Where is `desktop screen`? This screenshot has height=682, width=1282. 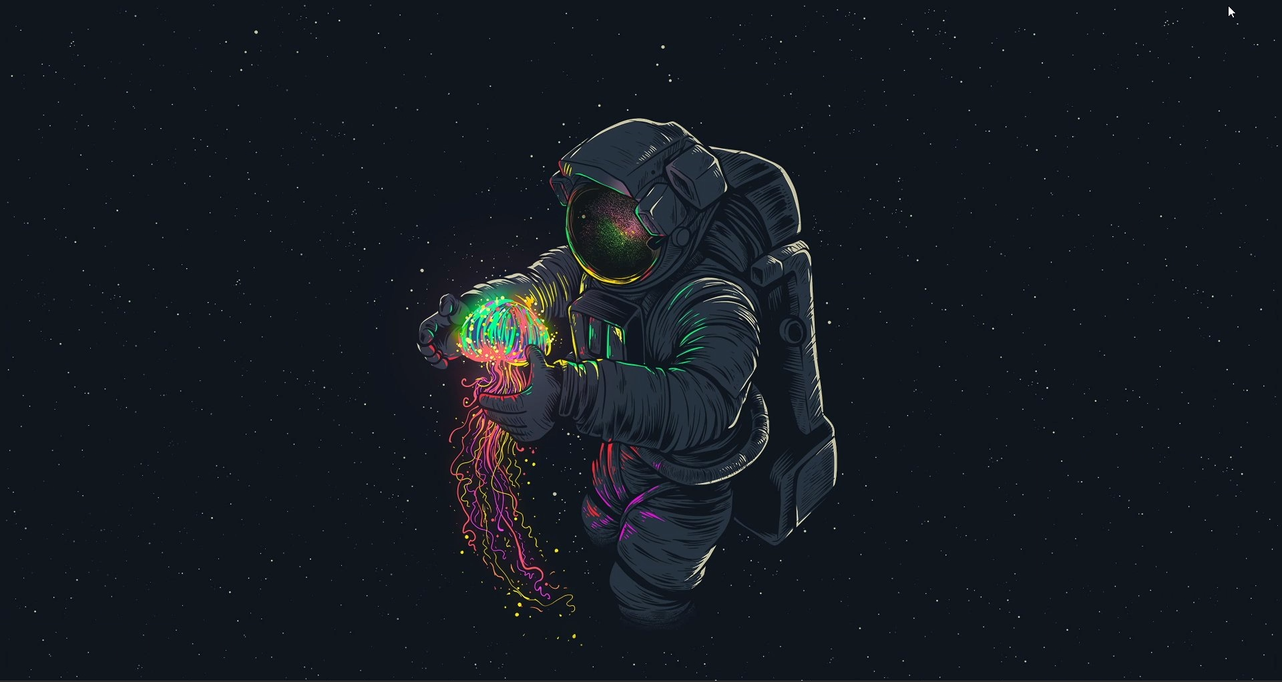
desktop screen is located at coordinates (640, 345).